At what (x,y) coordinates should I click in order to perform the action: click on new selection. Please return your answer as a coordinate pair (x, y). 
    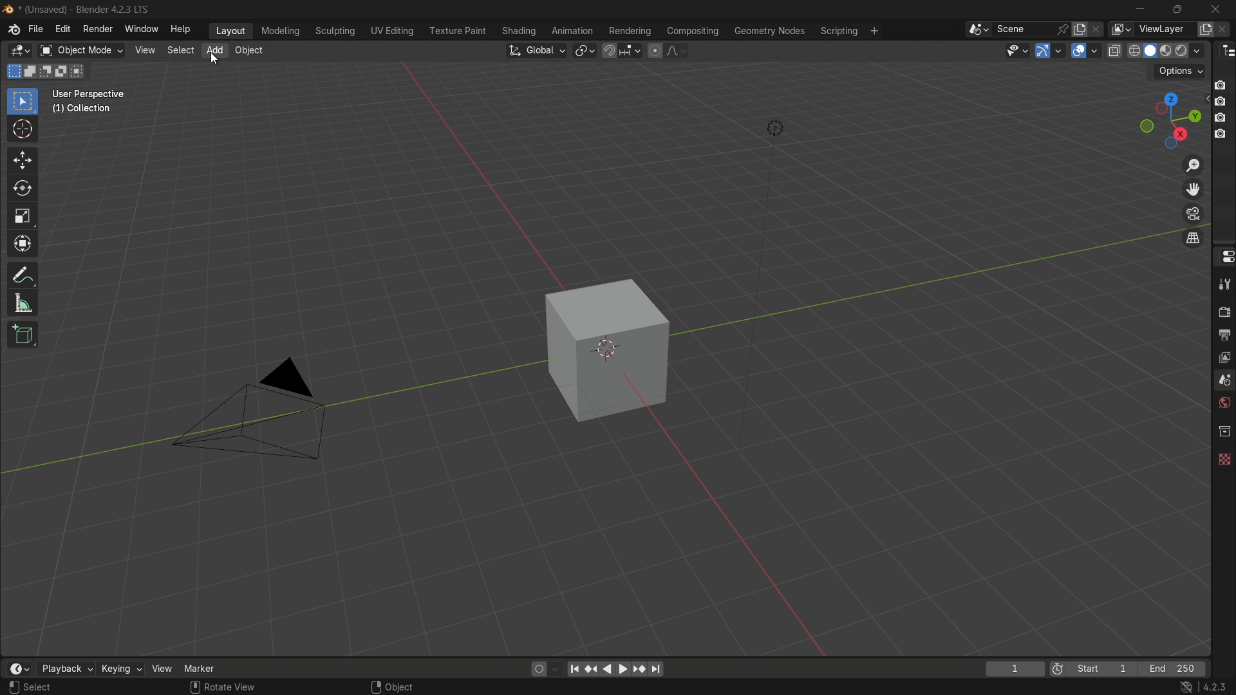
    Looking at the image, I should click on (14, 71).